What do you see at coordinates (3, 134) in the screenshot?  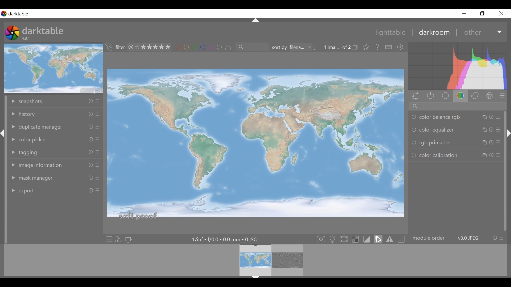 I see `expand/collapse` at bounding box center [3, 134].